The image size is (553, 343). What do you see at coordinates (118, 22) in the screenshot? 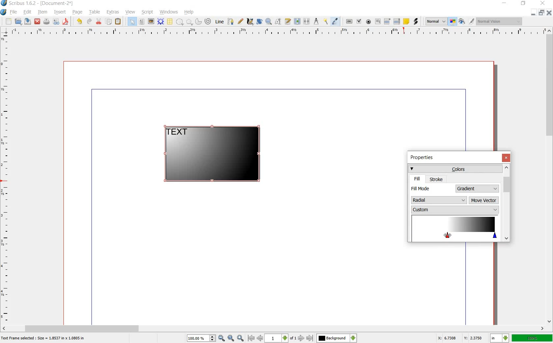
I see `paste` at bounding box center [118, 22].